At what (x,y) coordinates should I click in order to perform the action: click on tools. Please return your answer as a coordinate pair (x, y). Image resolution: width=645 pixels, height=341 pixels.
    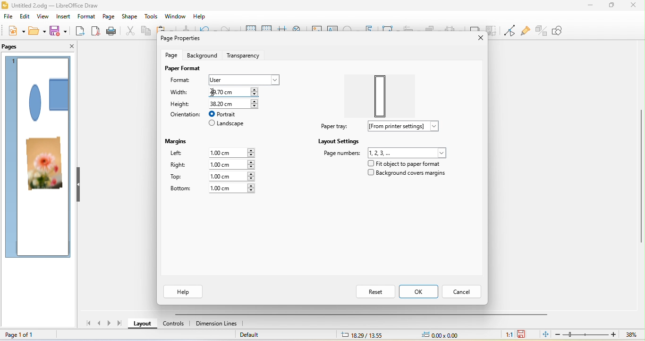
    Looking at the image, I should click on (151, 16).